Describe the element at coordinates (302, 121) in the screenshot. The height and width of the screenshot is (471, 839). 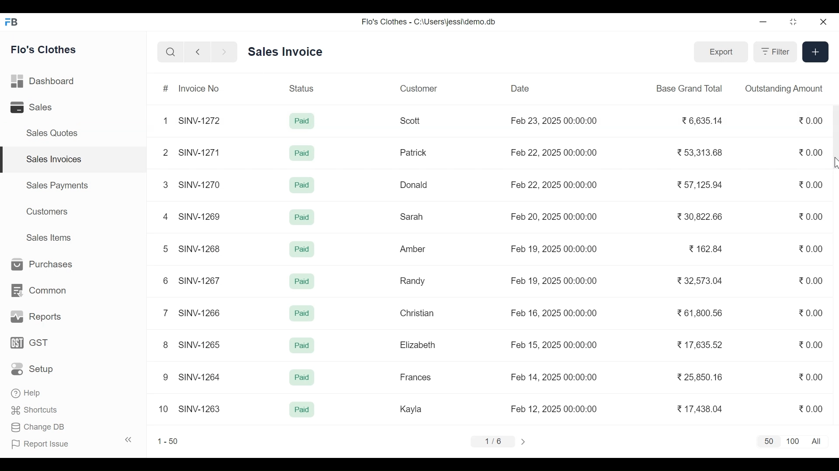
I see `Paid` at that location.